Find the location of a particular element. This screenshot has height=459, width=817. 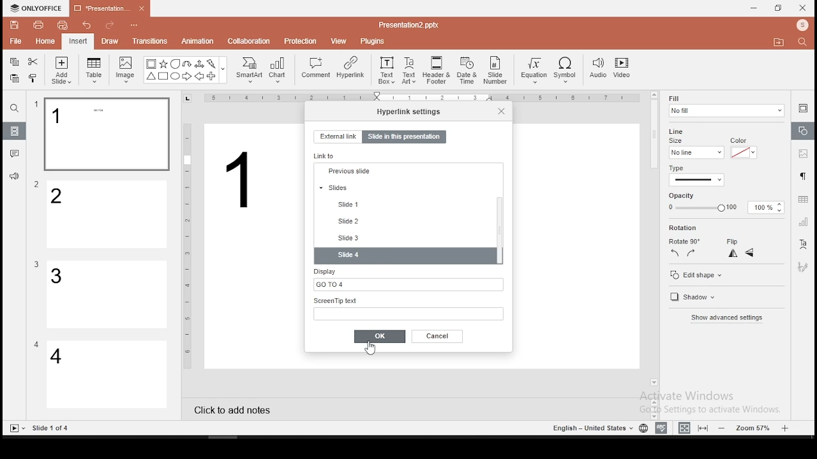

previous slide is located at coordinates (404, 221).